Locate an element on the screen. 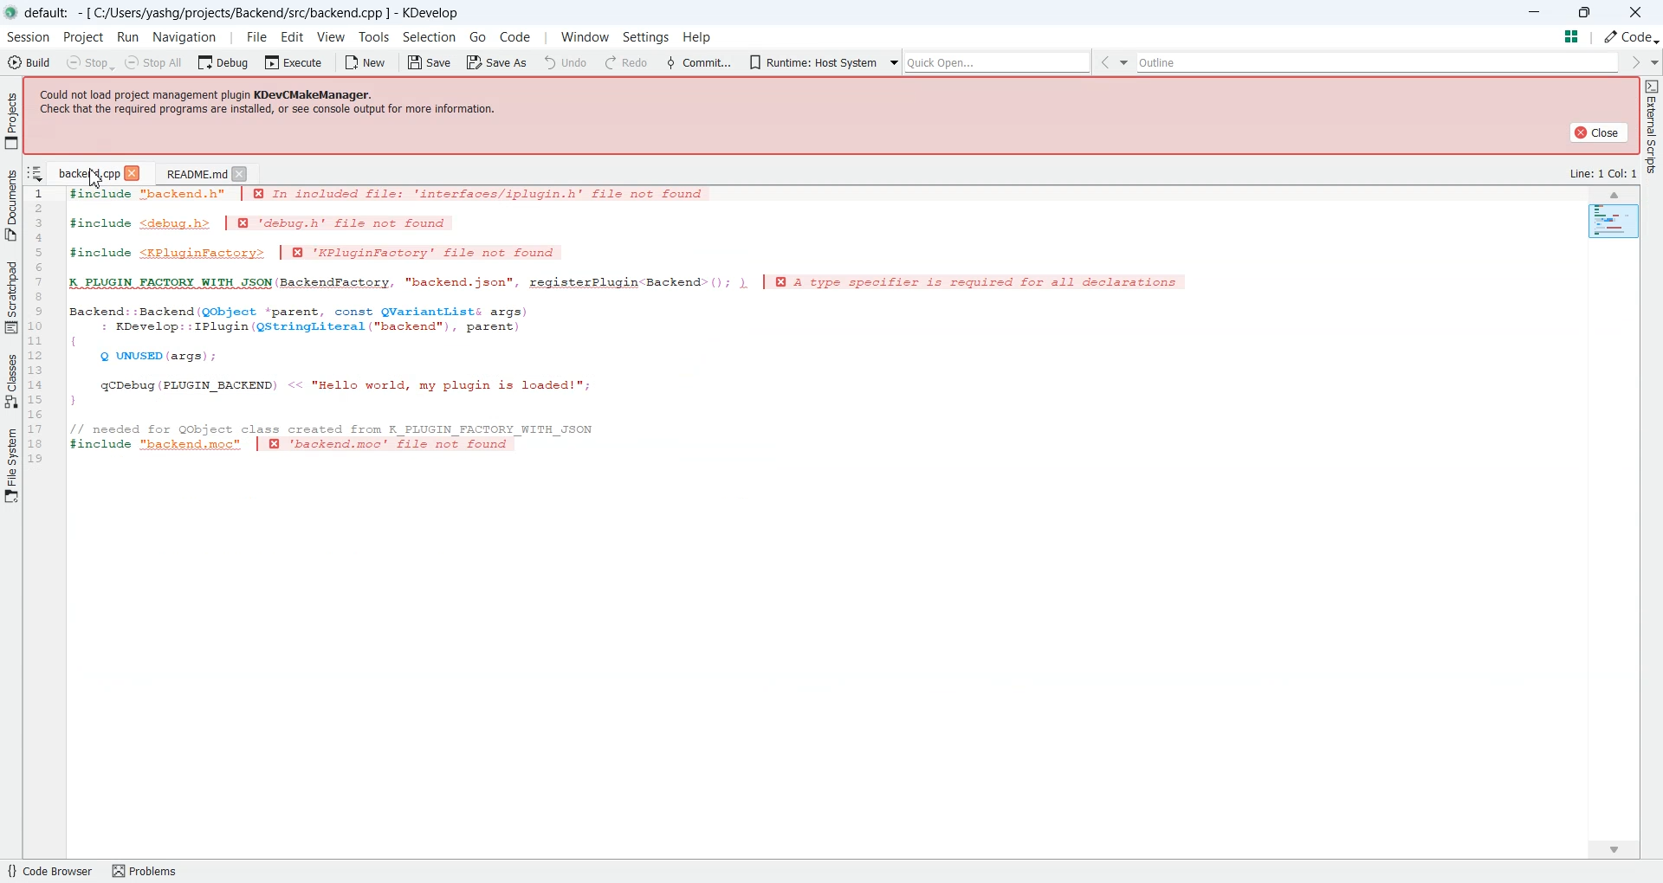 Image resolution: width=1663 pixels, height=883 pixels. Close is located at coordinates (1635, 11).